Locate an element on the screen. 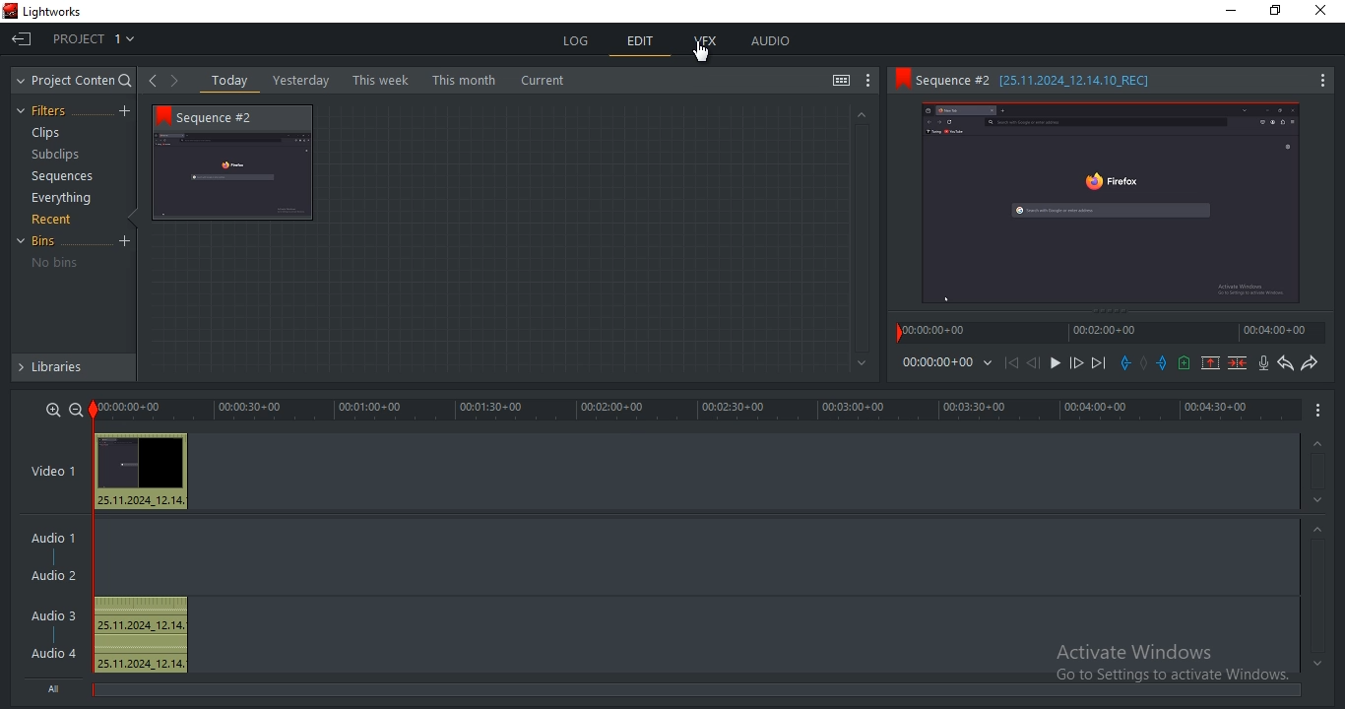 The image size is (1345, 709). sequence information is located at coordinates (1068, 80).